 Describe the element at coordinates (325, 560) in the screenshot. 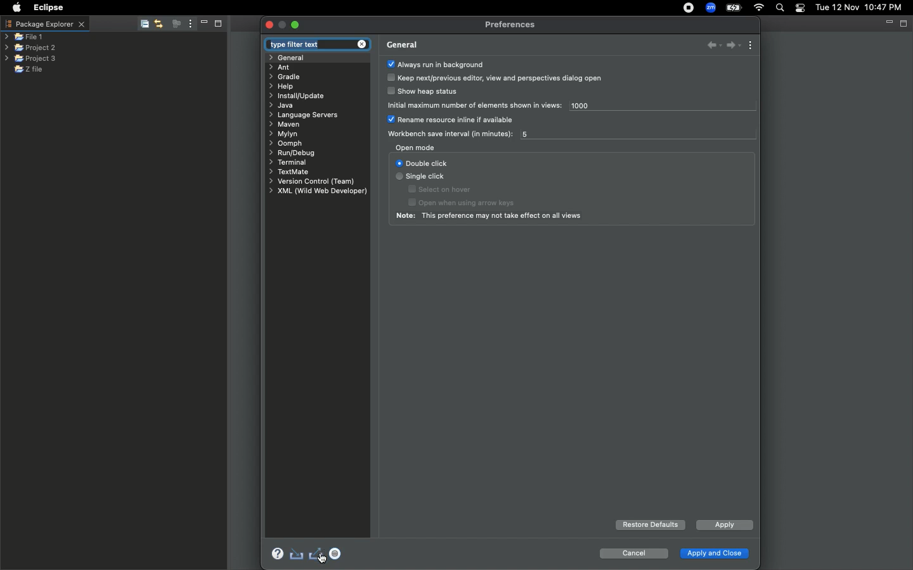

I see `cursor` at that location.